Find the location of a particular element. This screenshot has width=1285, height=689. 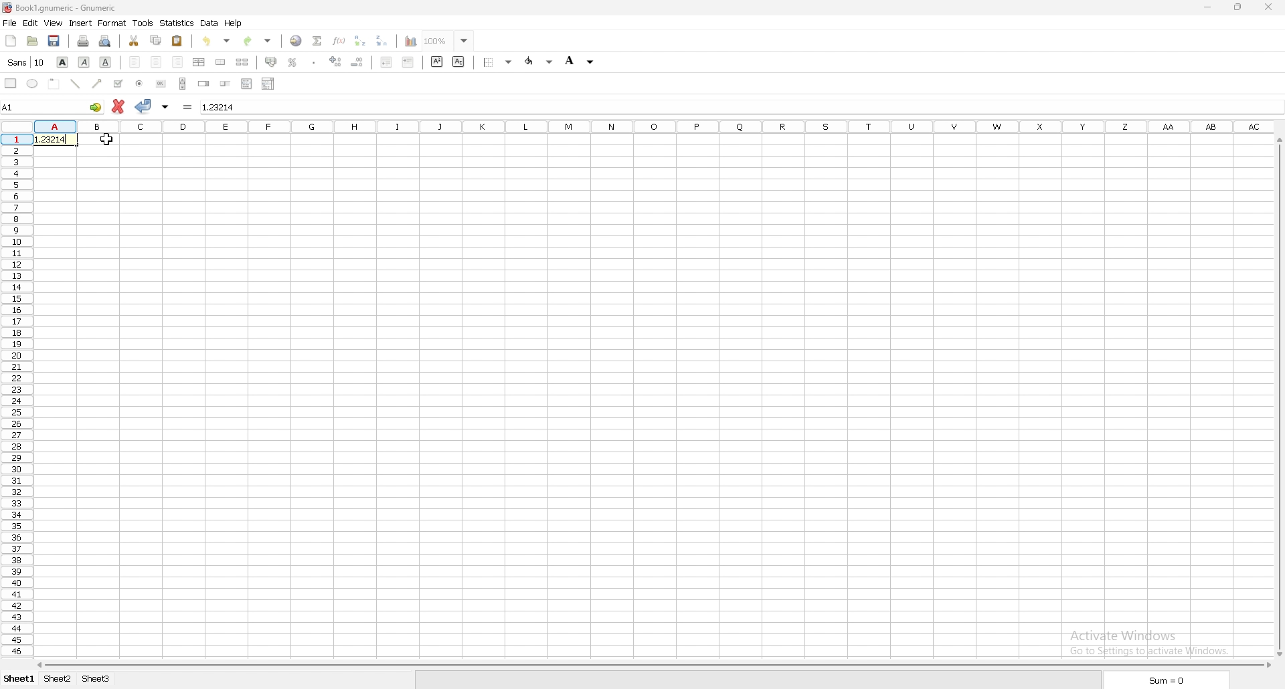

undo is located at coordinates (216, 41).